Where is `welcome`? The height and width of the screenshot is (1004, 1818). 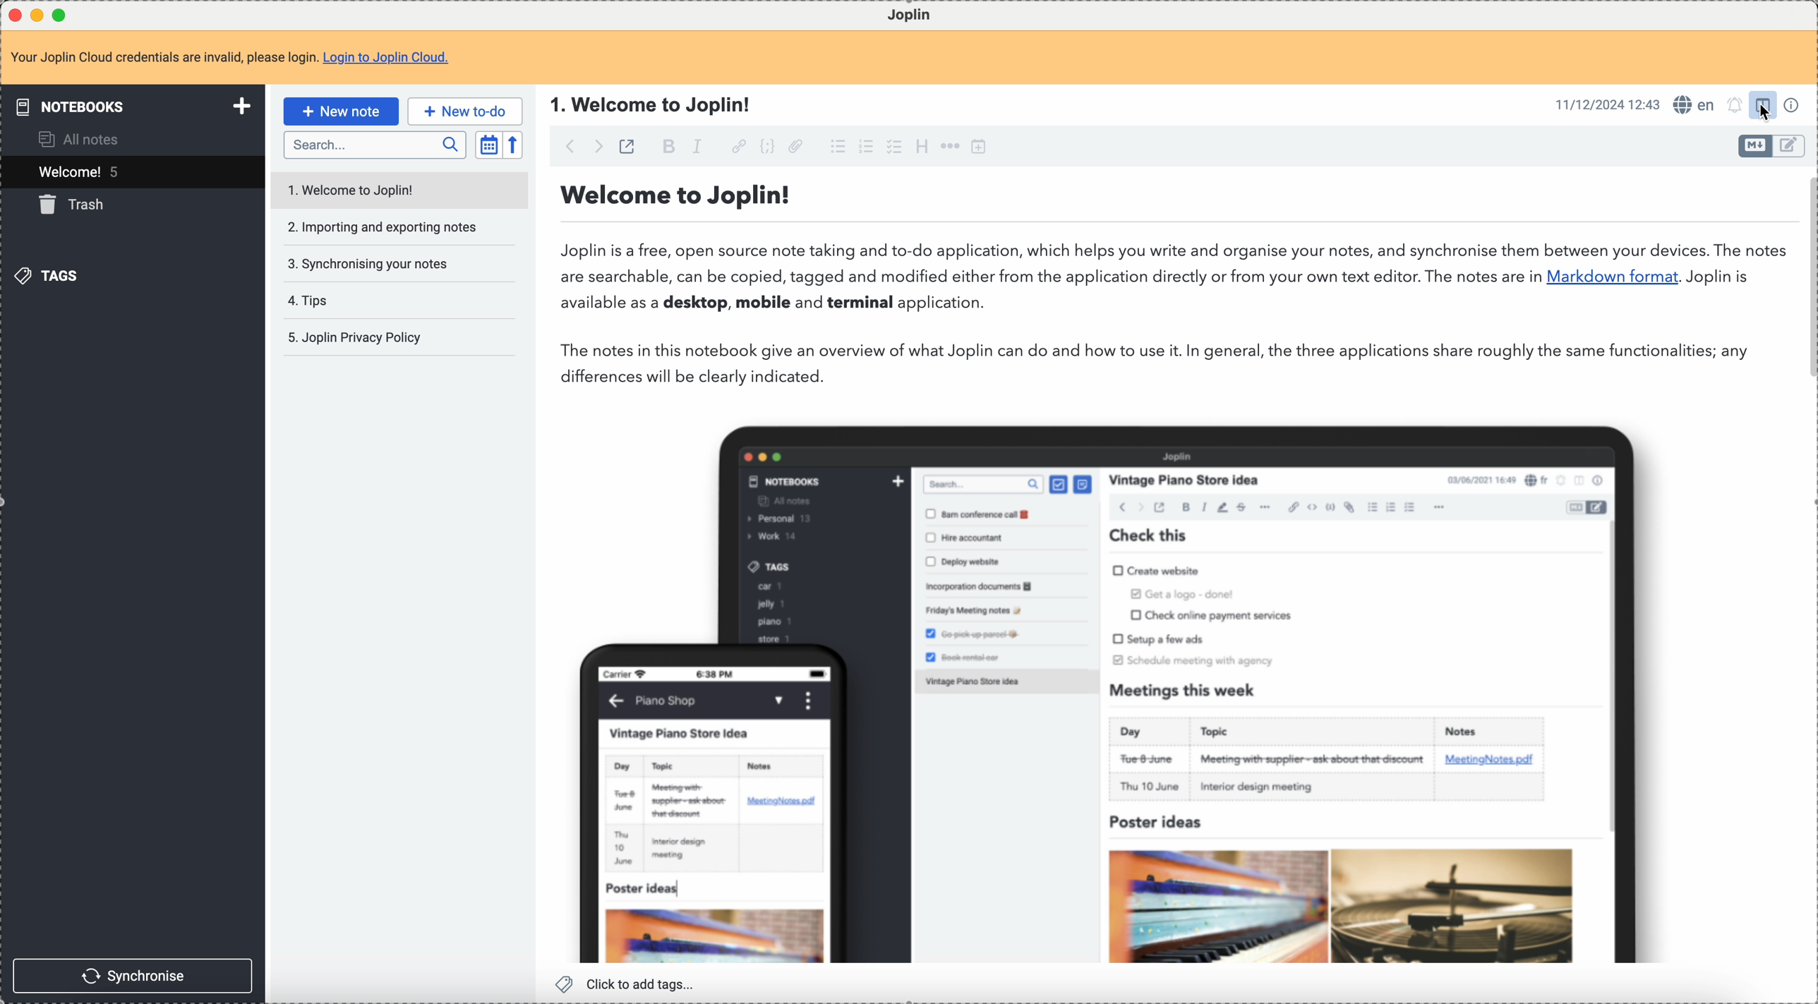
welcome is located at coordinates (130, 172).